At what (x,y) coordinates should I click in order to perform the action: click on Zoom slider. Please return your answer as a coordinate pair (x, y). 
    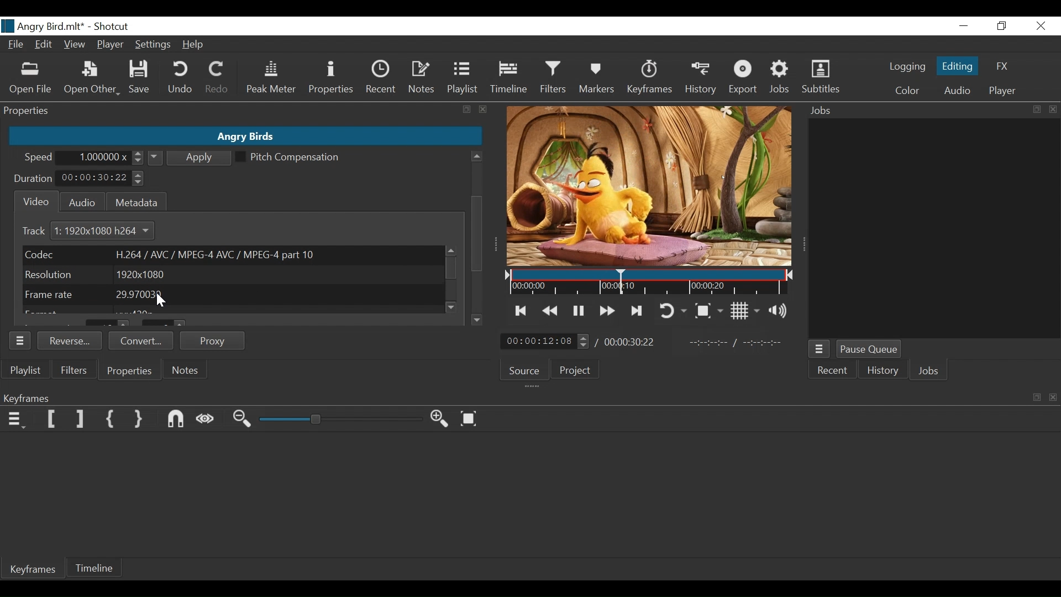
    Looking at the image, I should click on (340, 420).